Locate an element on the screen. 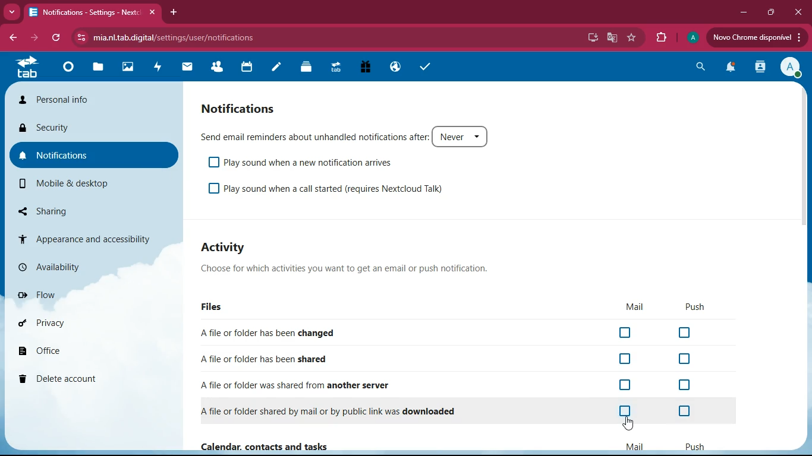  delete is located at coordinates (73, 379).